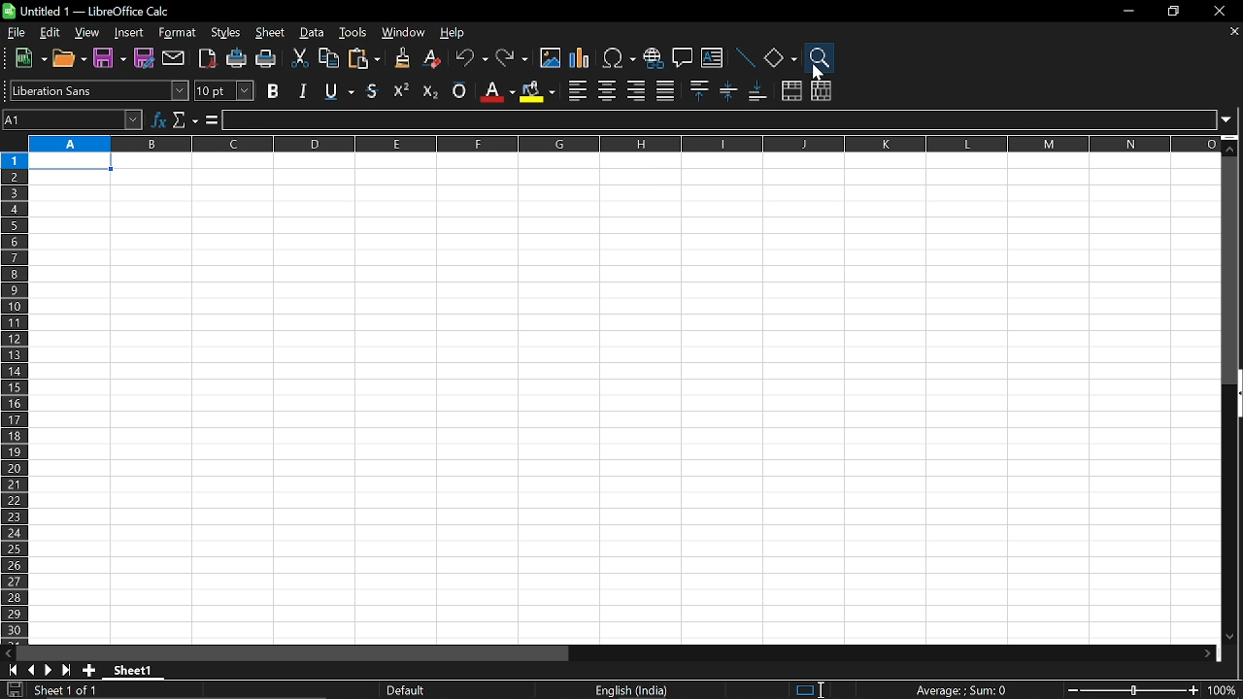 Image resolution: width=1243 pixels, height=699 pixels. What do you see at coordinates (454, 35) in the screenshot?
I see `help` at bounding box center [454, 35].